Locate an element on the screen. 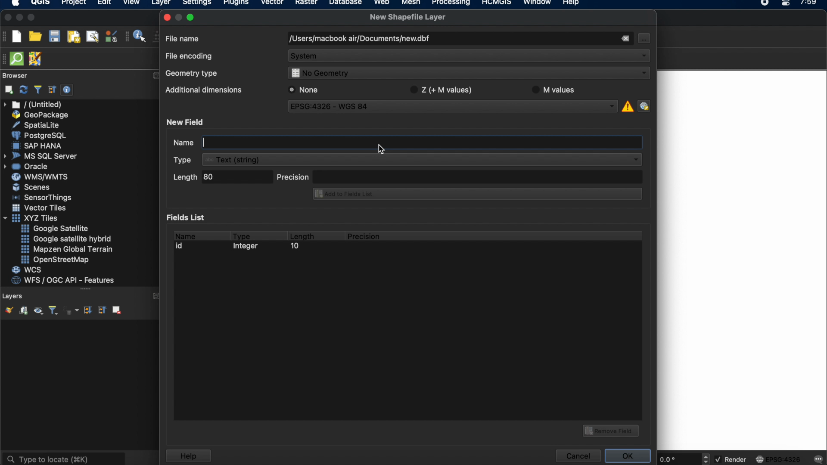 This screenshot has width=827, height=465. toggle buttons is located at coordinates (707, 459).